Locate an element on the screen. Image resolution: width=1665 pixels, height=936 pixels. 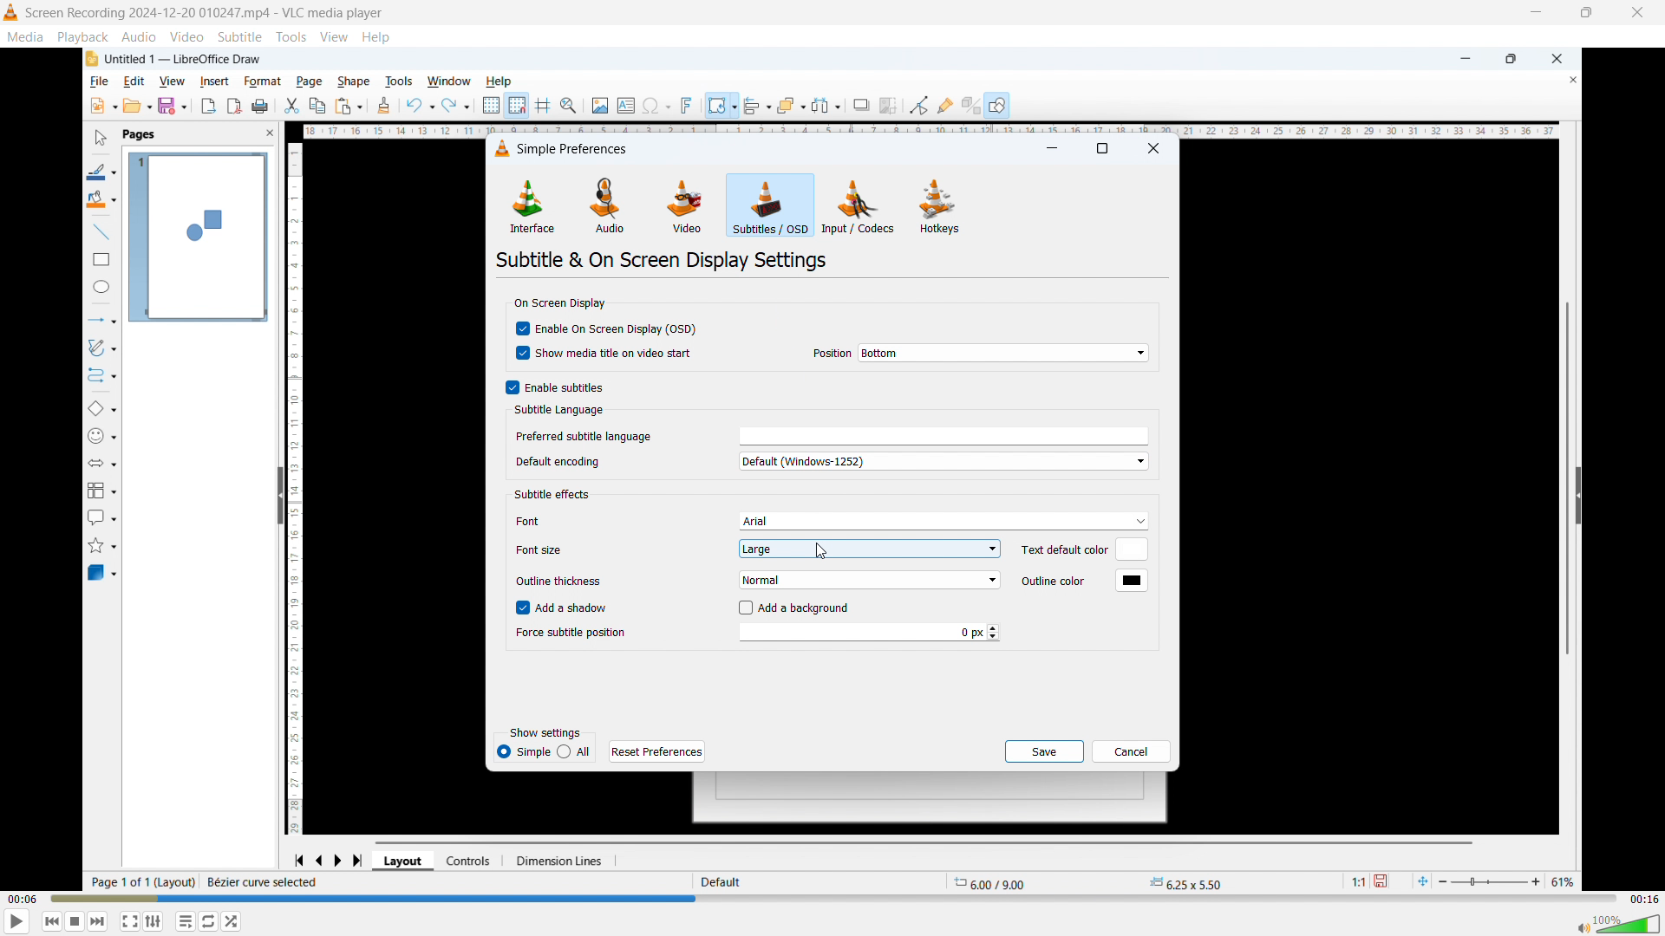
On screen display  is located at coordinates (561, 302).